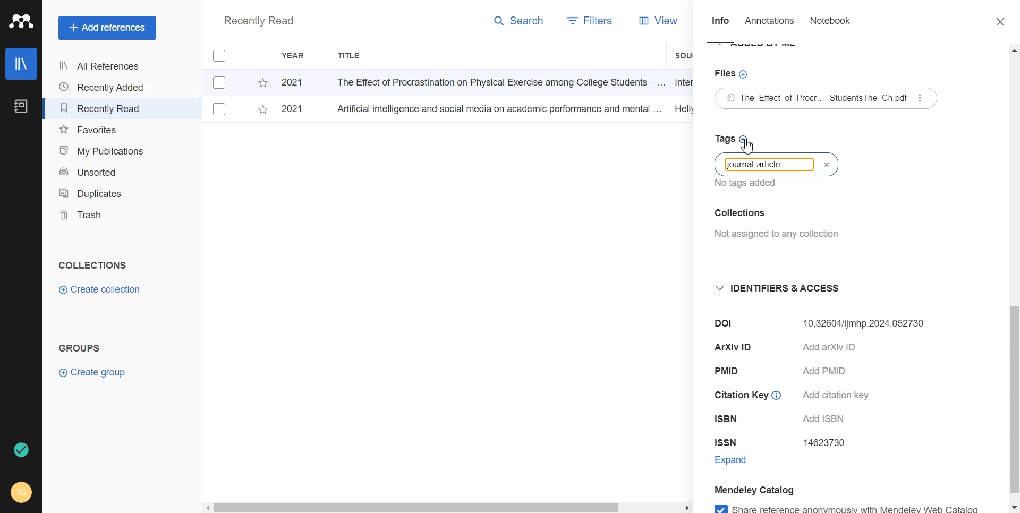 The width and height of the screenshot is (1020, 513). What do you see at coordinates (799, 350) in the screenshot?
I see `ArXiv ID Add arXiv ID` at bounding box center [799, 350].